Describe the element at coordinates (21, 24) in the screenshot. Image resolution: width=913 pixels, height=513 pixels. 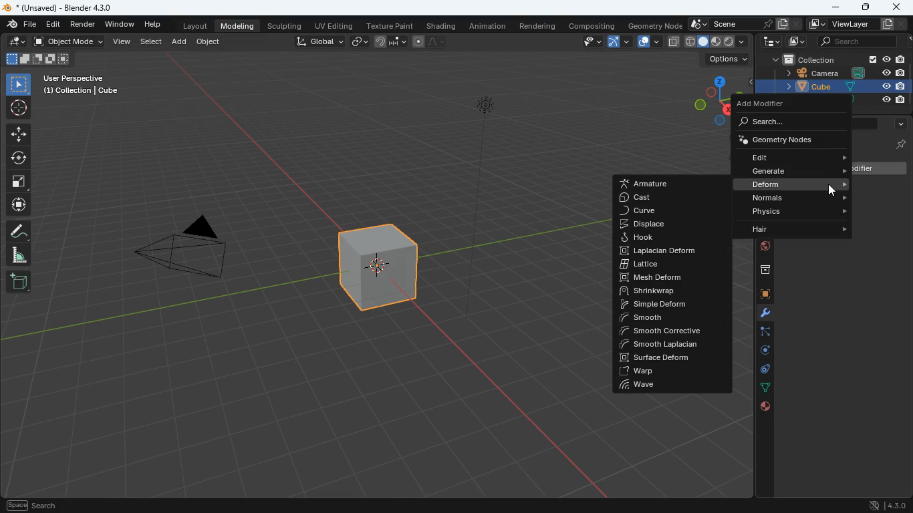
I see `blender` at that location.